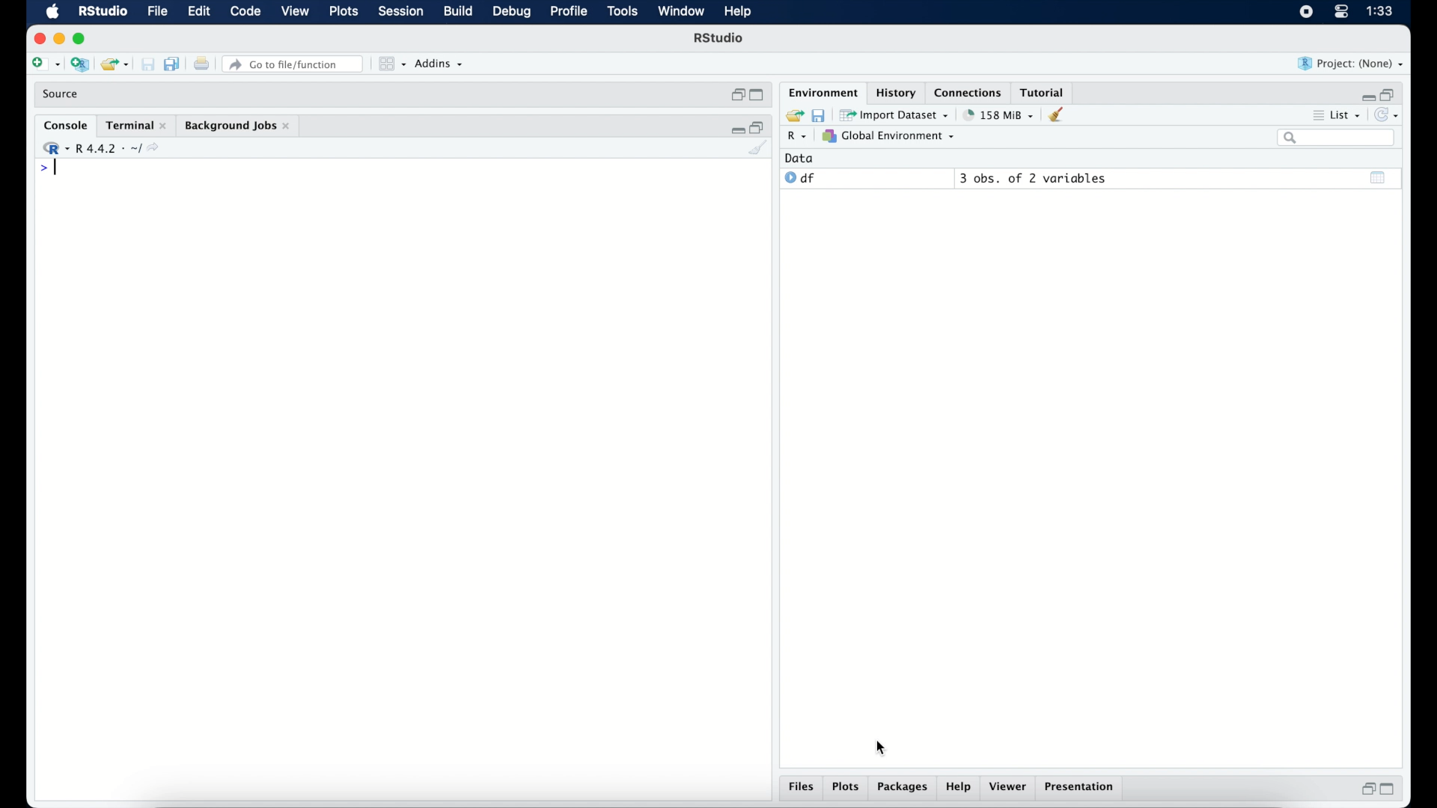 The image size is (1437, 808). What do you see at coordinates (760, 127) in the screenshot?
I see `restore down` at bounding box center [760, 127].